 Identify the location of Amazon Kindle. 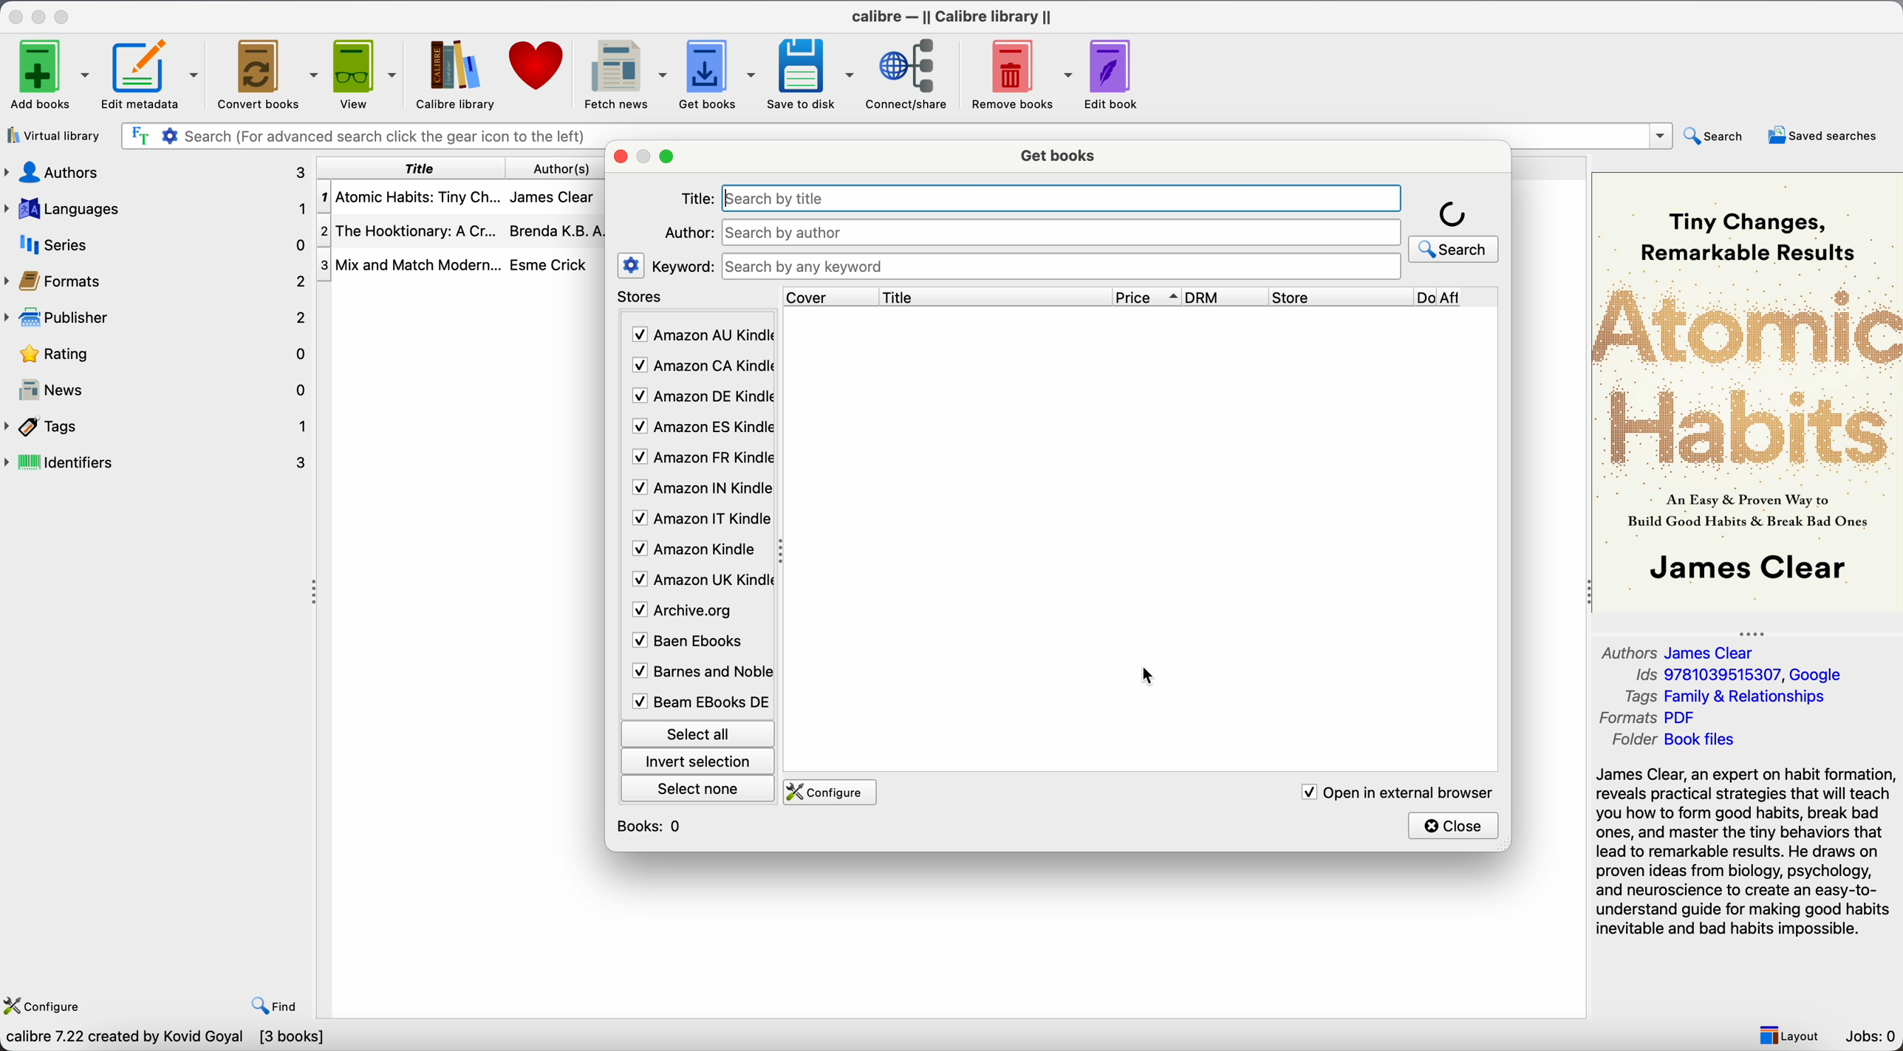
(697, 552).